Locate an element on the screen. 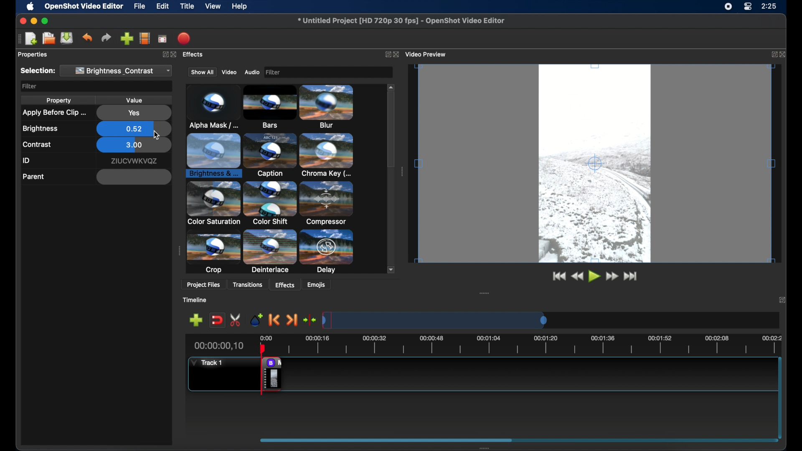 The height and width of the screenshot is (451, 802). brightness is located at coordinates (41, 129).